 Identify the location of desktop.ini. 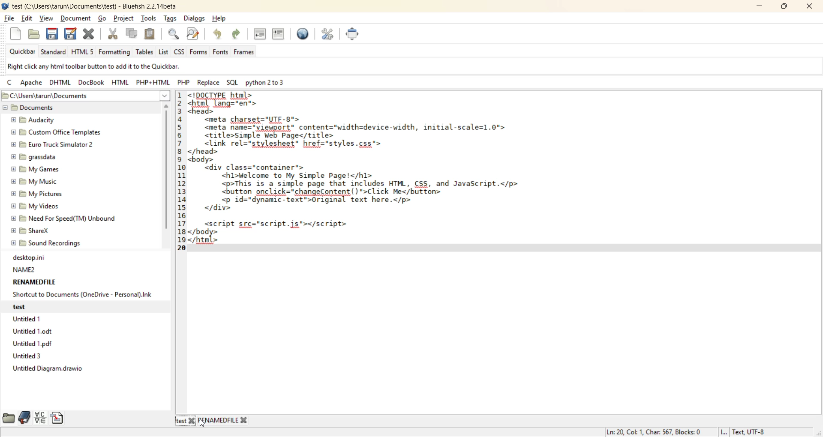
(32, 256).